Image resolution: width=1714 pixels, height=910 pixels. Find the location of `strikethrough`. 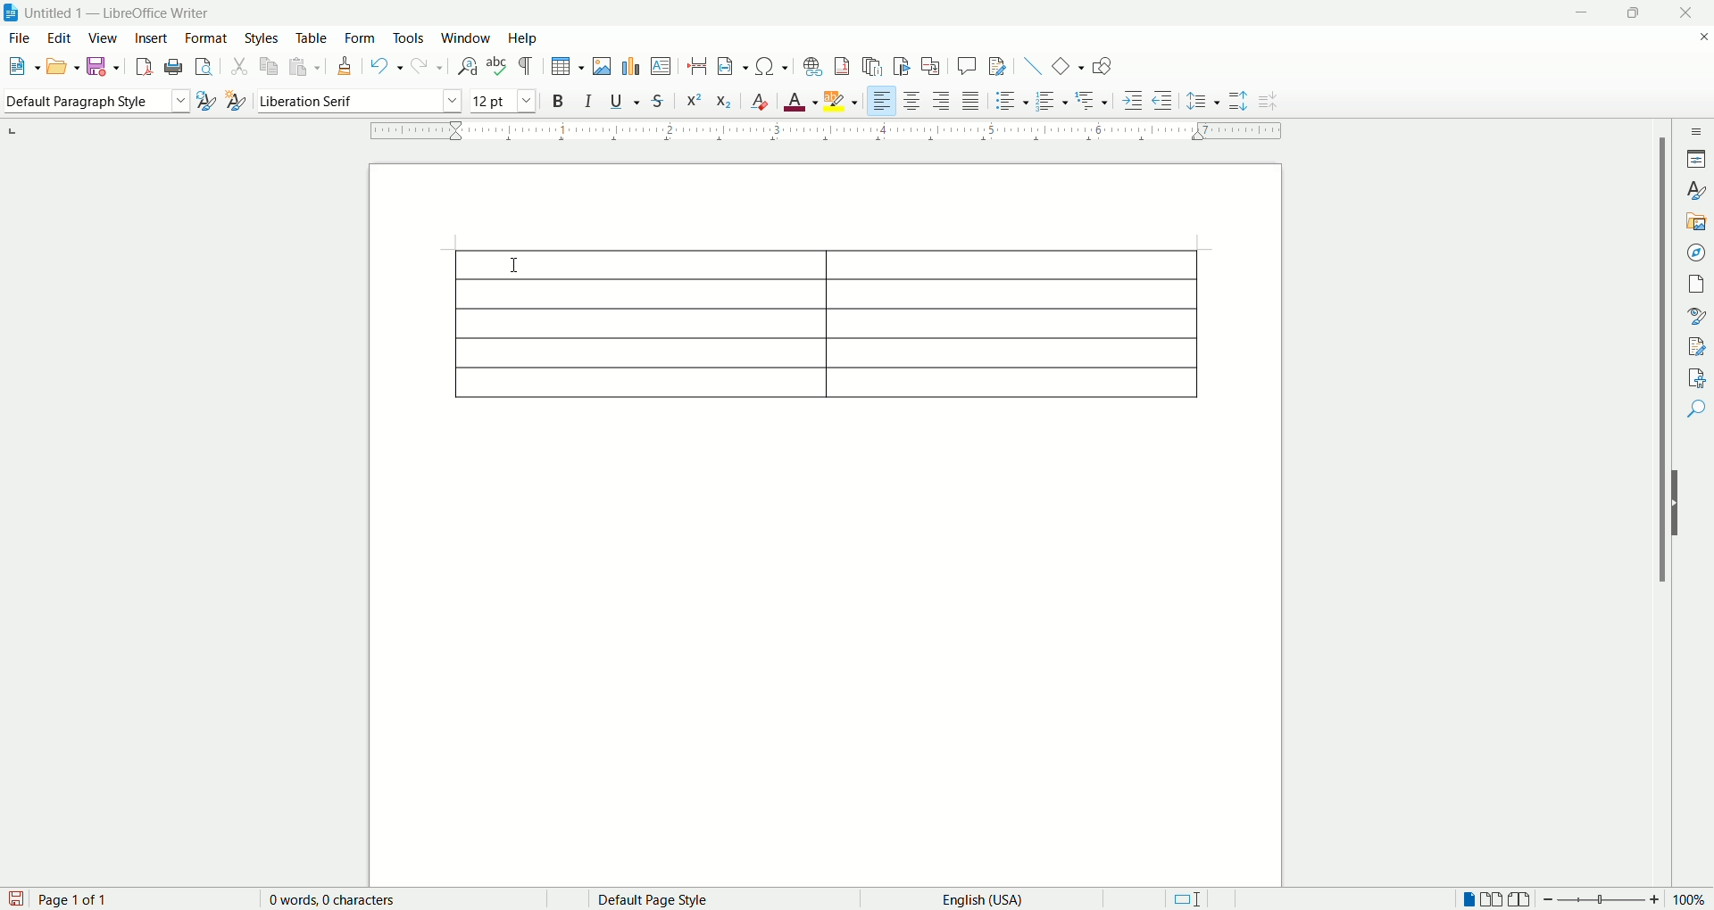

strikethrough is located at coordinates (657, 100).